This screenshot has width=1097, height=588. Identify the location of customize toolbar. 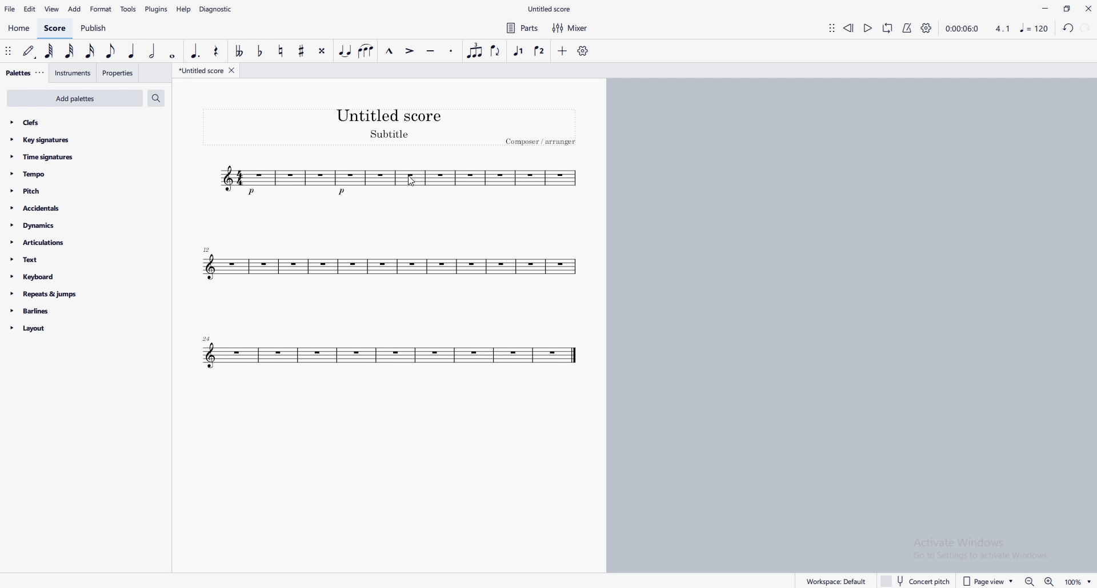
(583, 50).